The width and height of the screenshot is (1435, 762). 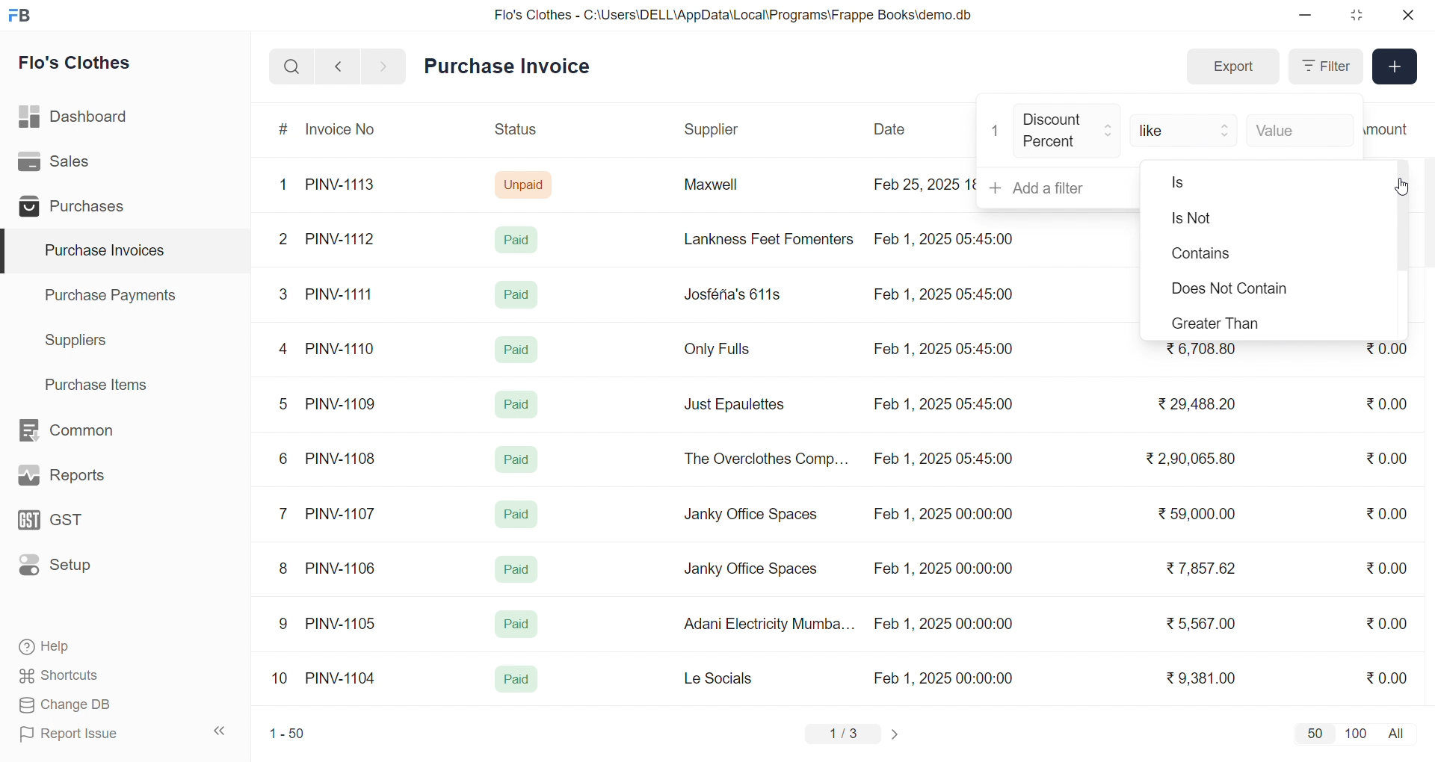 What do you see at coordinates (943, 624) in the screenshot?
I see `Feb 1, 2025 00:00:00` at bounding box center [943, 624].